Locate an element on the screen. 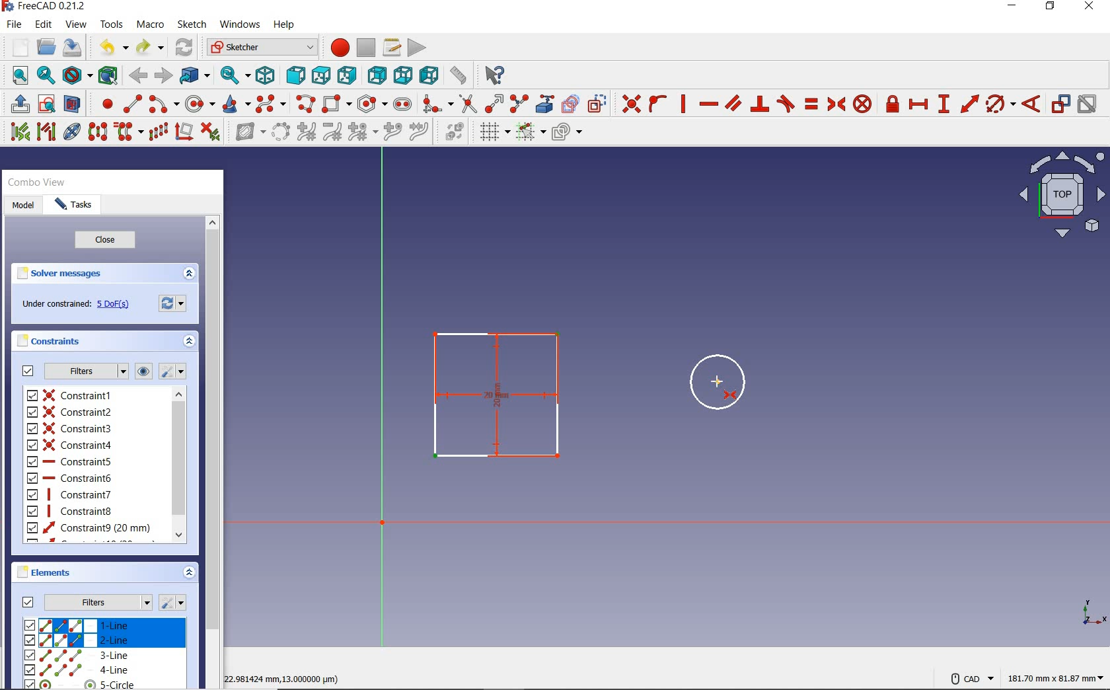 The height and width of the screenshot is (690, 1110). forces recomputation of active document is located at coordinates (176, 305).